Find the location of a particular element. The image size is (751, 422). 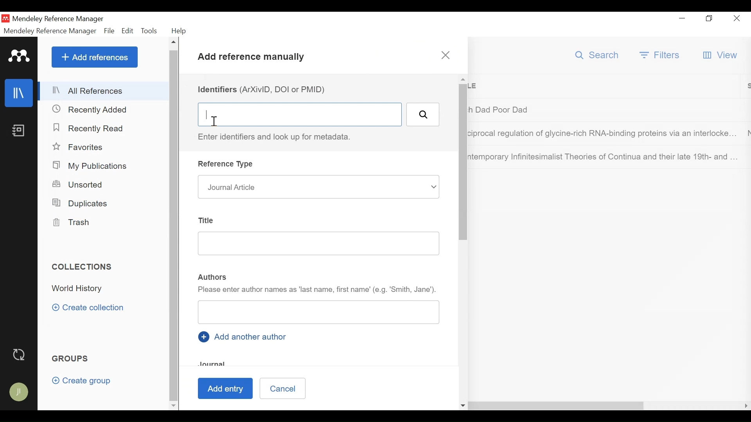

Please enter author as last name, first name is located at coordinates (318, 290).